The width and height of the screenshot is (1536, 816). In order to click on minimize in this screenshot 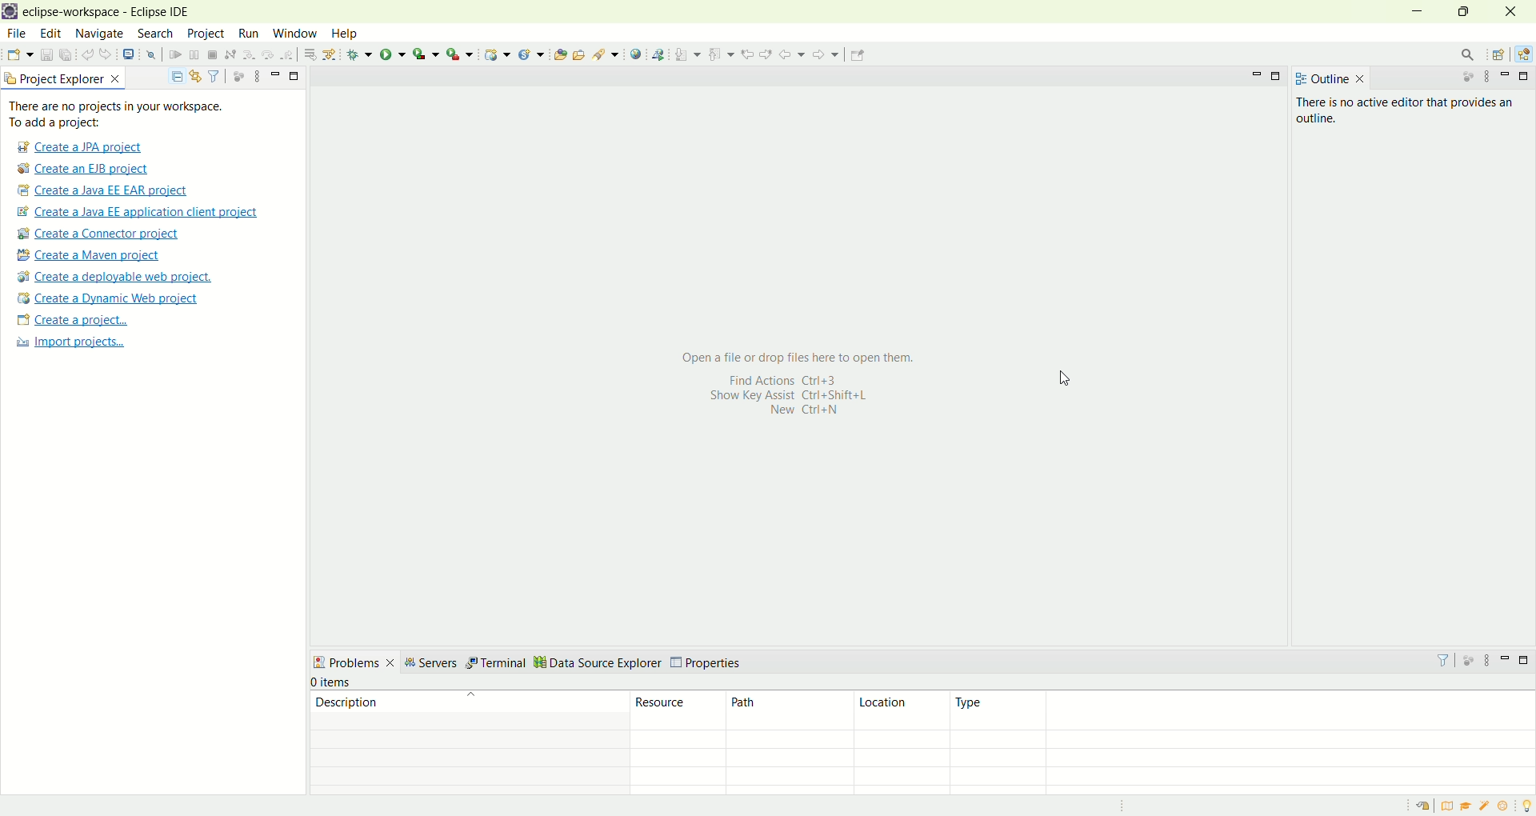, I will do `click(1504, 660)`.